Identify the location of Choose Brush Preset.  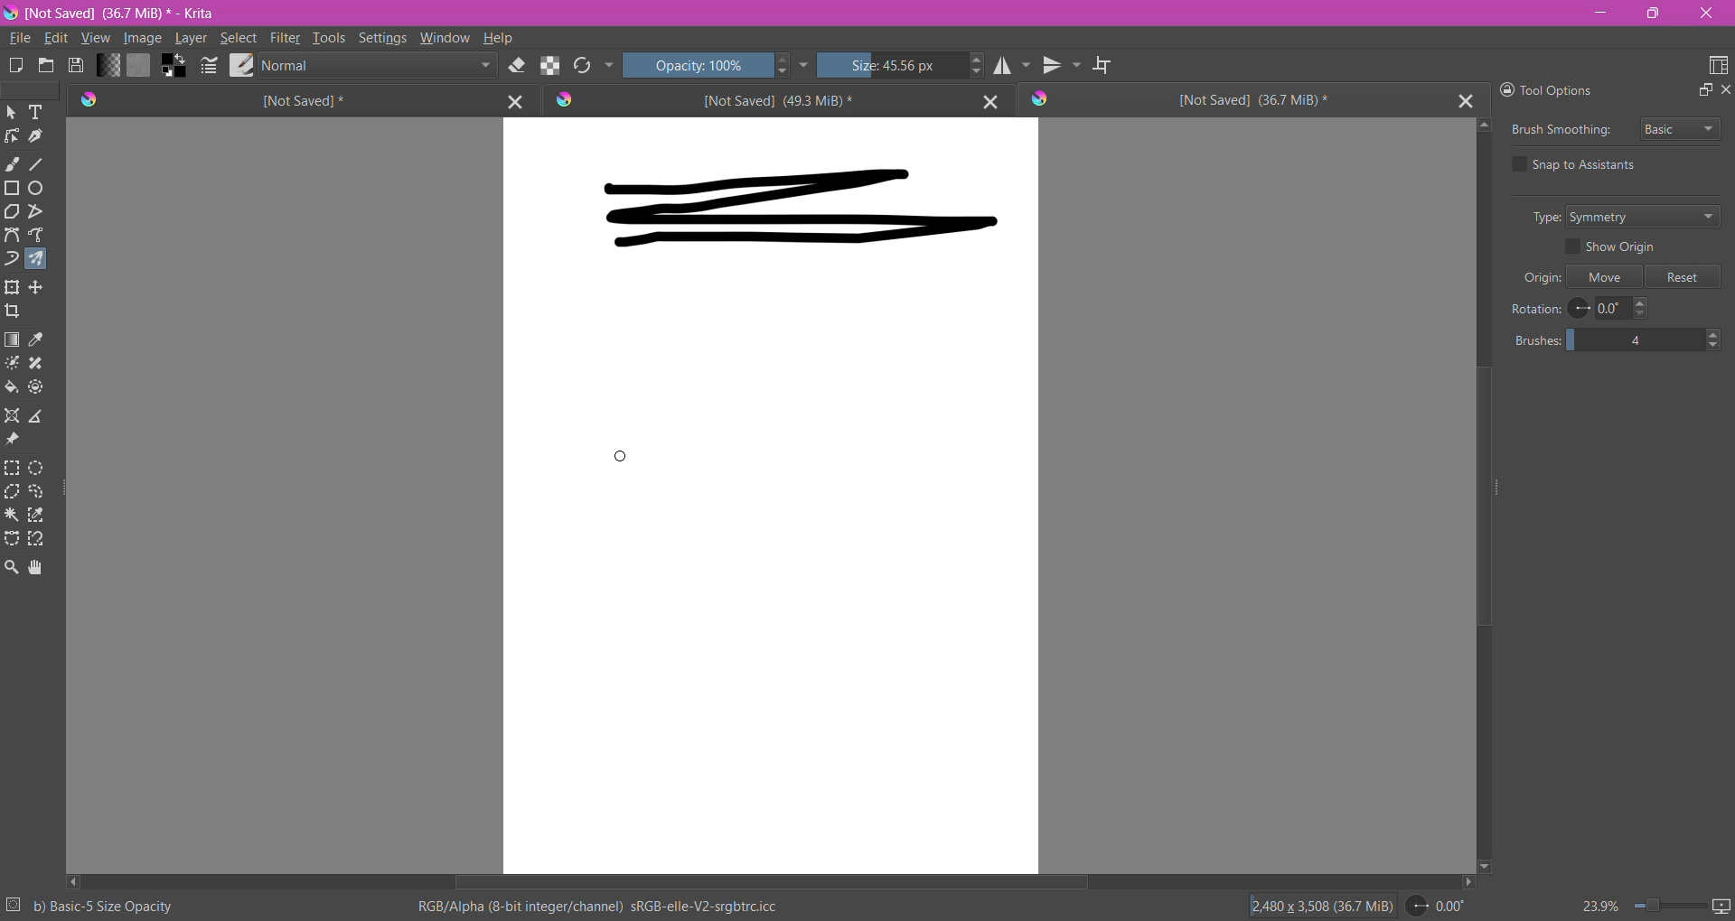
(240, 65).